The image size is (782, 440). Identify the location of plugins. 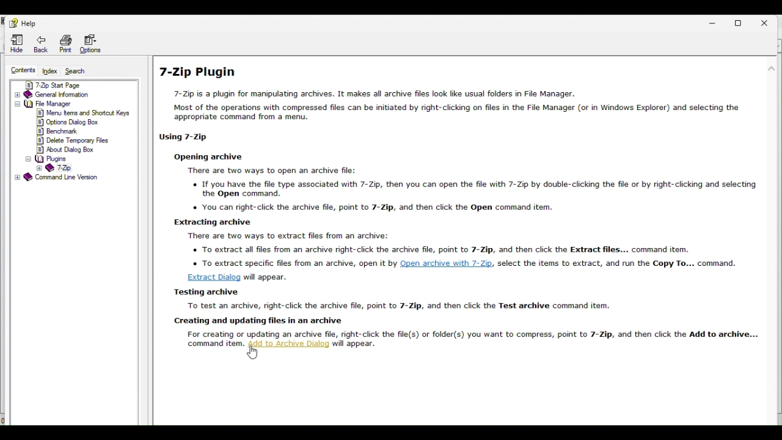
(46, 159).